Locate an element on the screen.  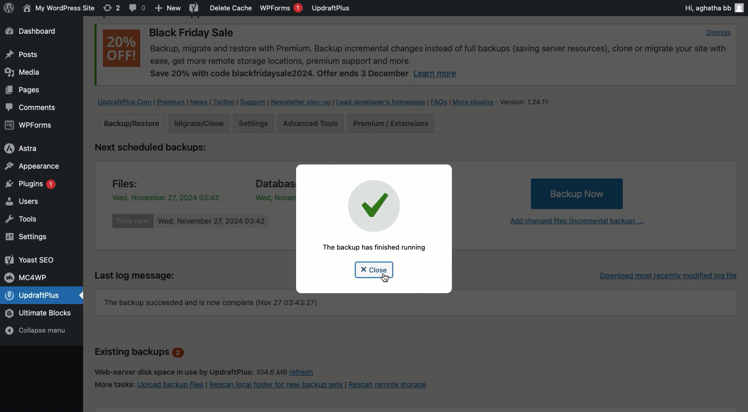
Rescan remote storage is located at coordinates (394, 384).